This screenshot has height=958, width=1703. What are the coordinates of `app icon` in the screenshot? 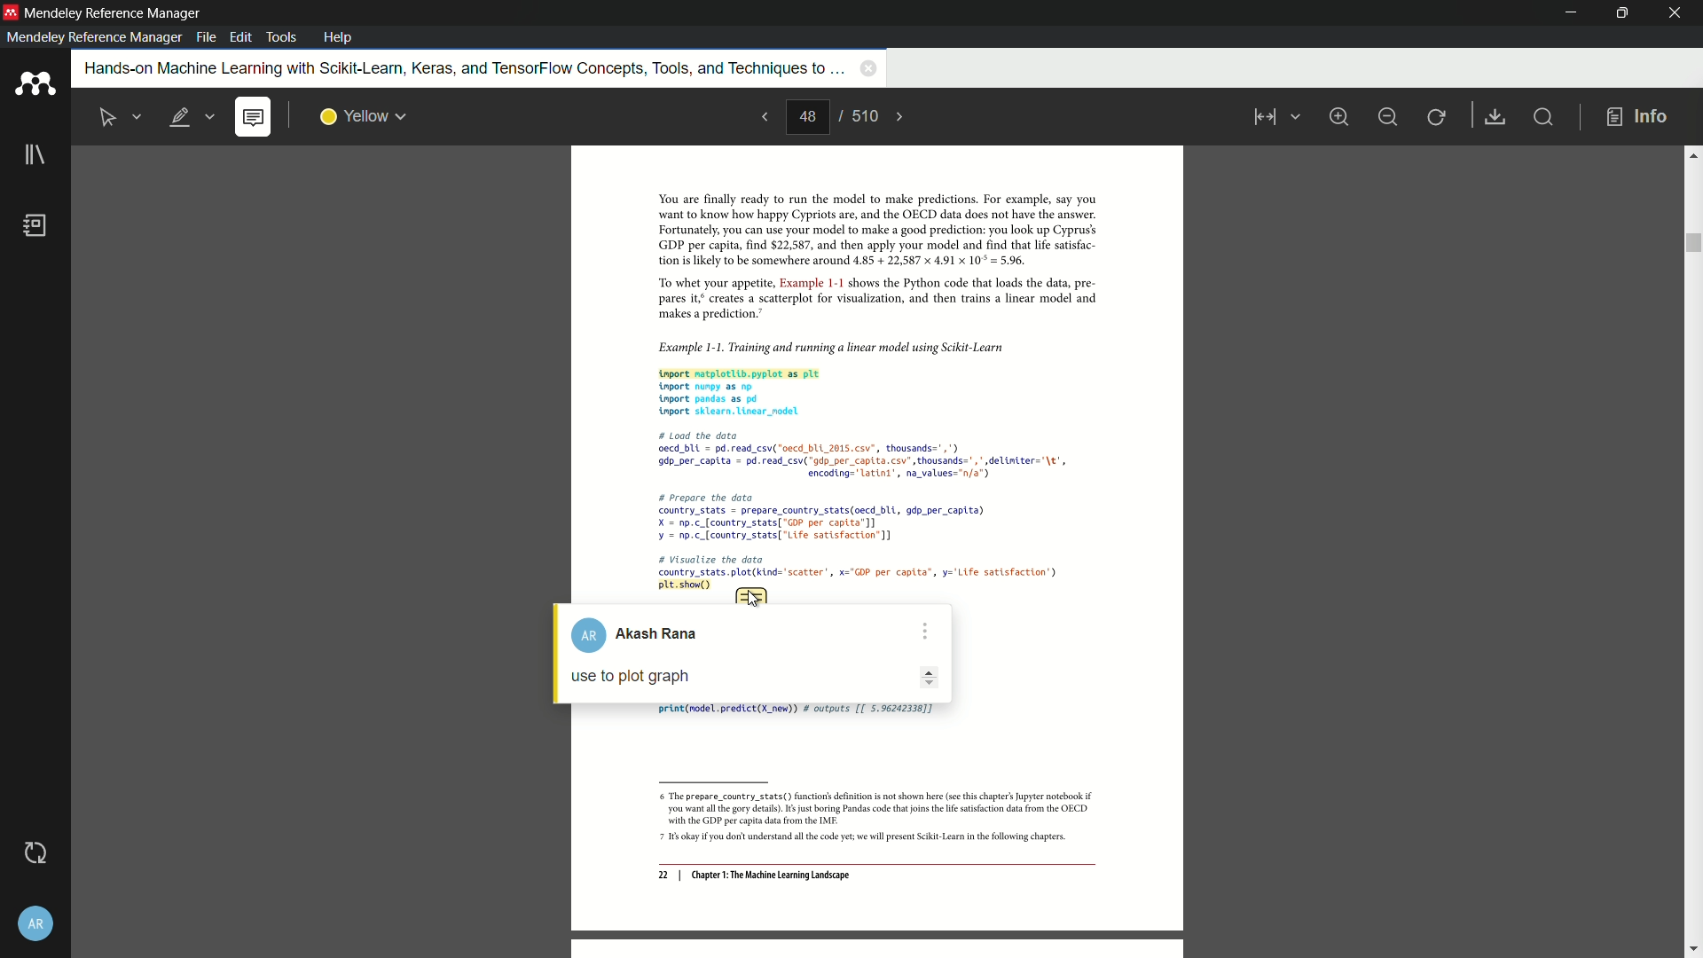 It's located at (35, 84).